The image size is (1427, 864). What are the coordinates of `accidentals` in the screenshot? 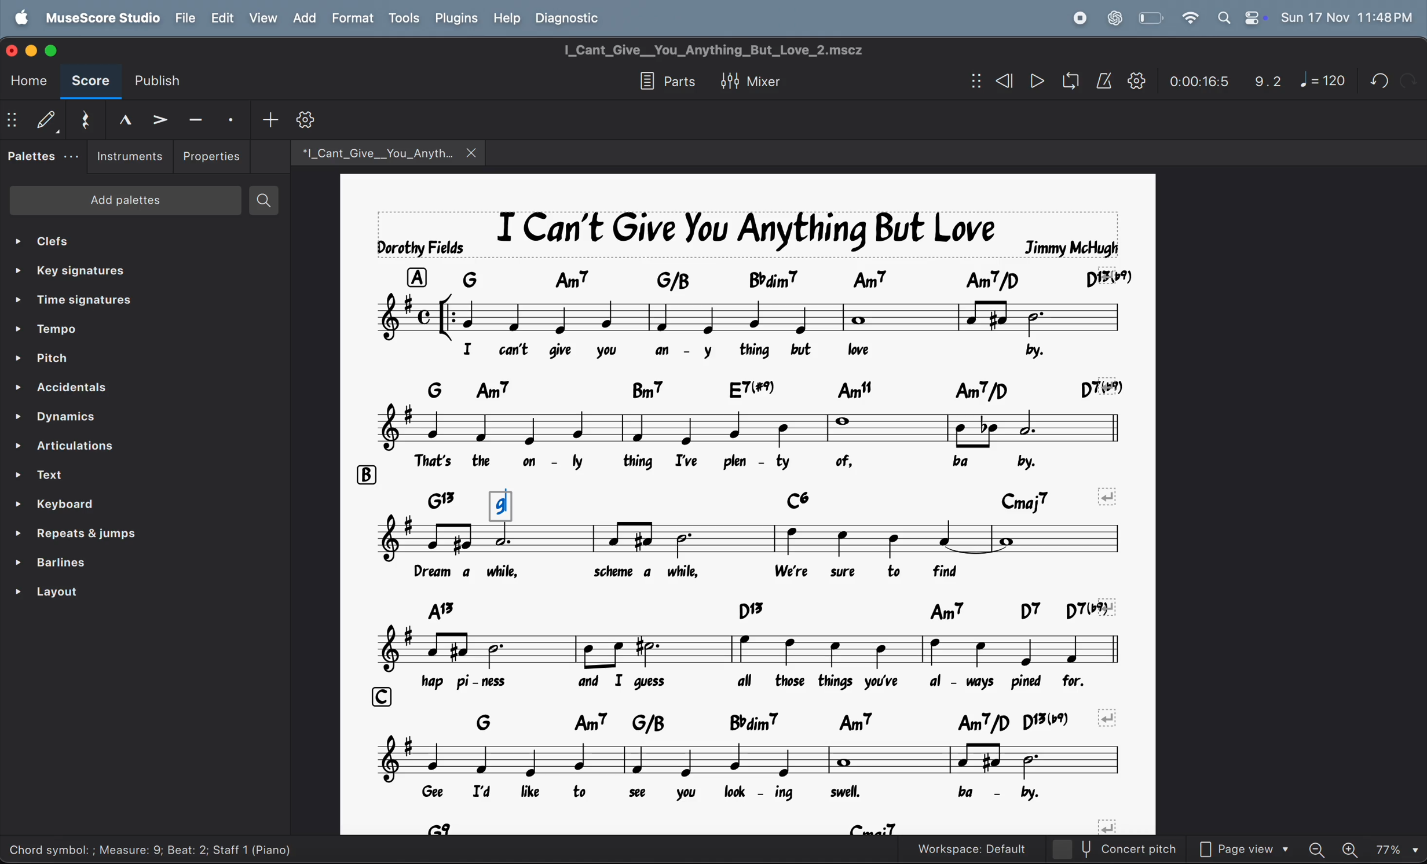 It's located at (129, 389).